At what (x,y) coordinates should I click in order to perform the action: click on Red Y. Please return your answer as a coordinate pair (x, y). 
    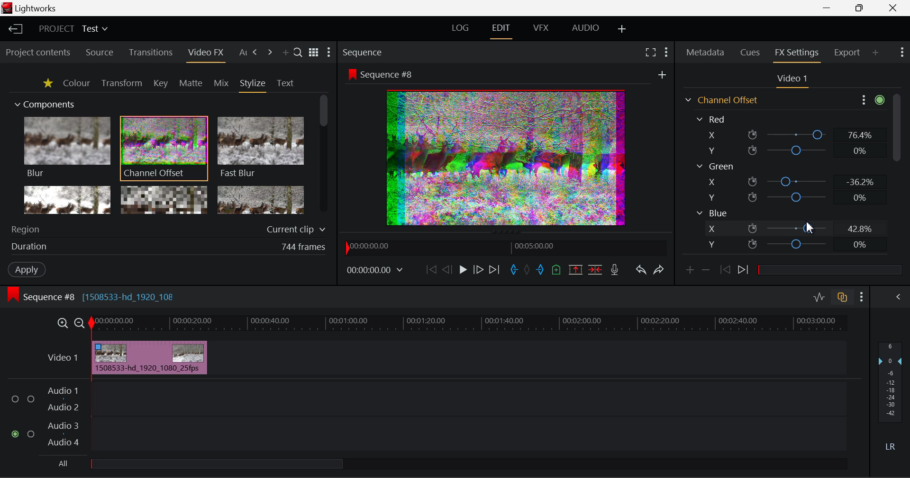
    Looking at the image, I should click on (786, 150).